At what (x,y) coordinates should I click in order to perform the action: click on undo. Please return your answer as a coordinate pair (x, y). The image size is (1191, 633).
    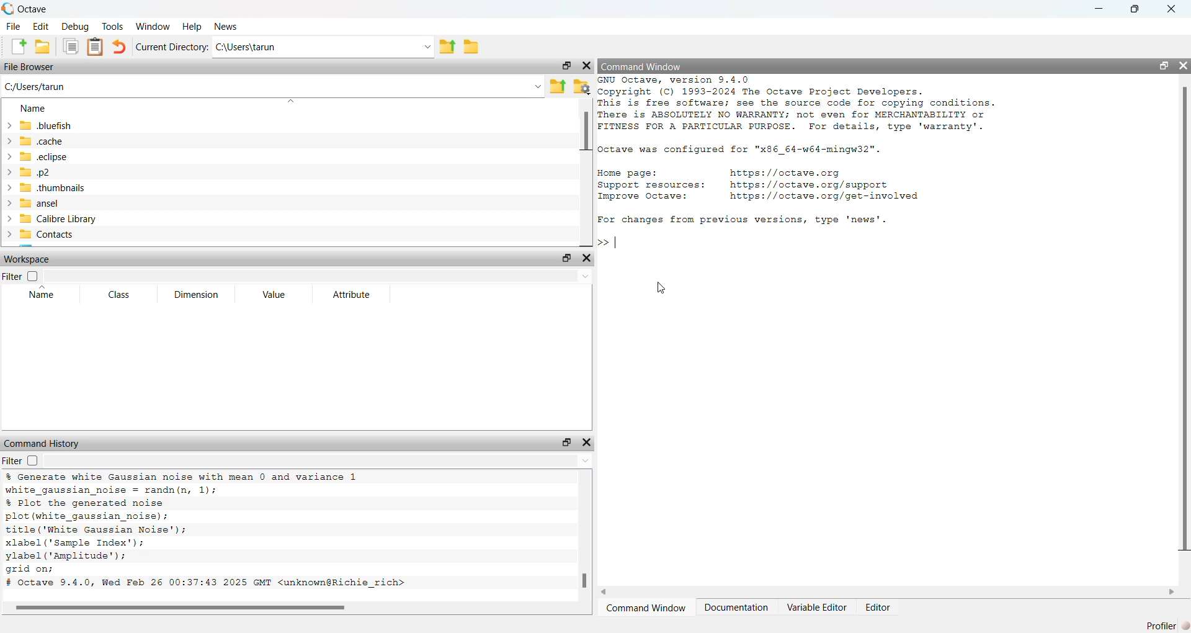
    Looking at the image, I should click on (118, 47).